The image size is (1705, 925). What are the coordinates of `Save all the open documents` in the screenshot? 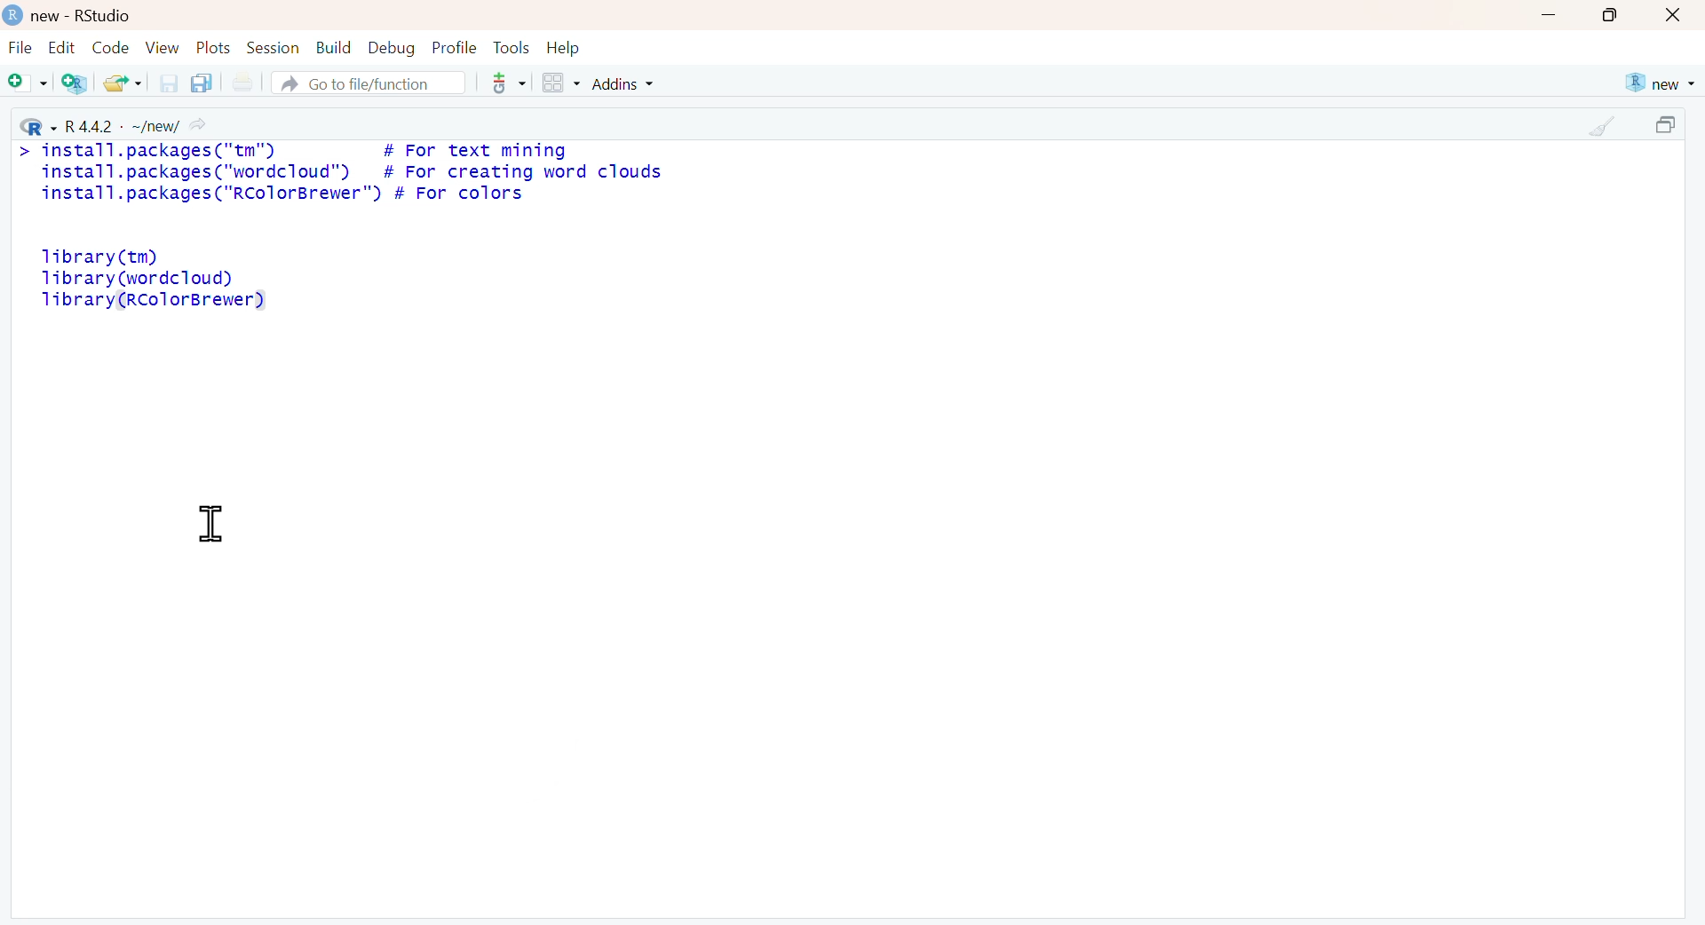 It's located at (201, 83).